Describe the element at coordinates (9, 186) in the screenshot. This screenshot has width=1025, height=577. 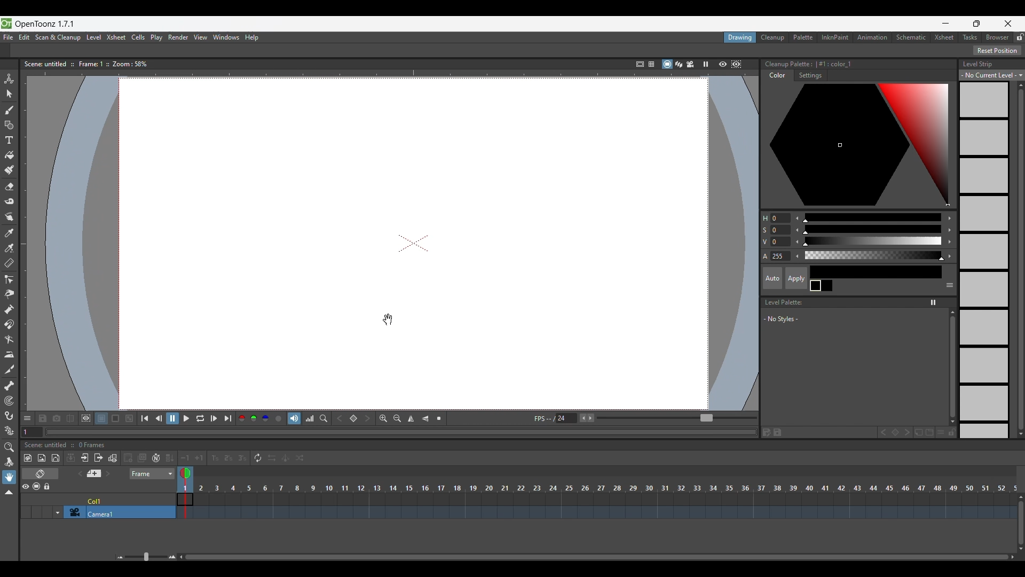
I see `Eraser tool` at that location.